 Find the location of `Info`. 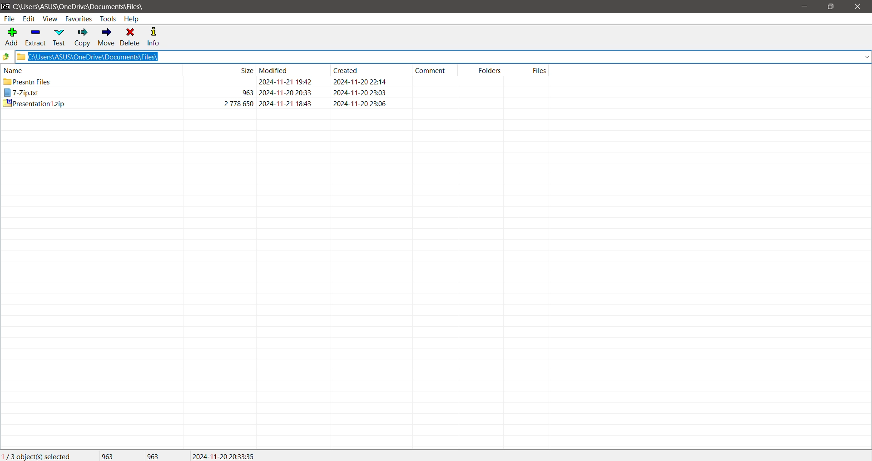

Info is located at coordinates (157, 37).